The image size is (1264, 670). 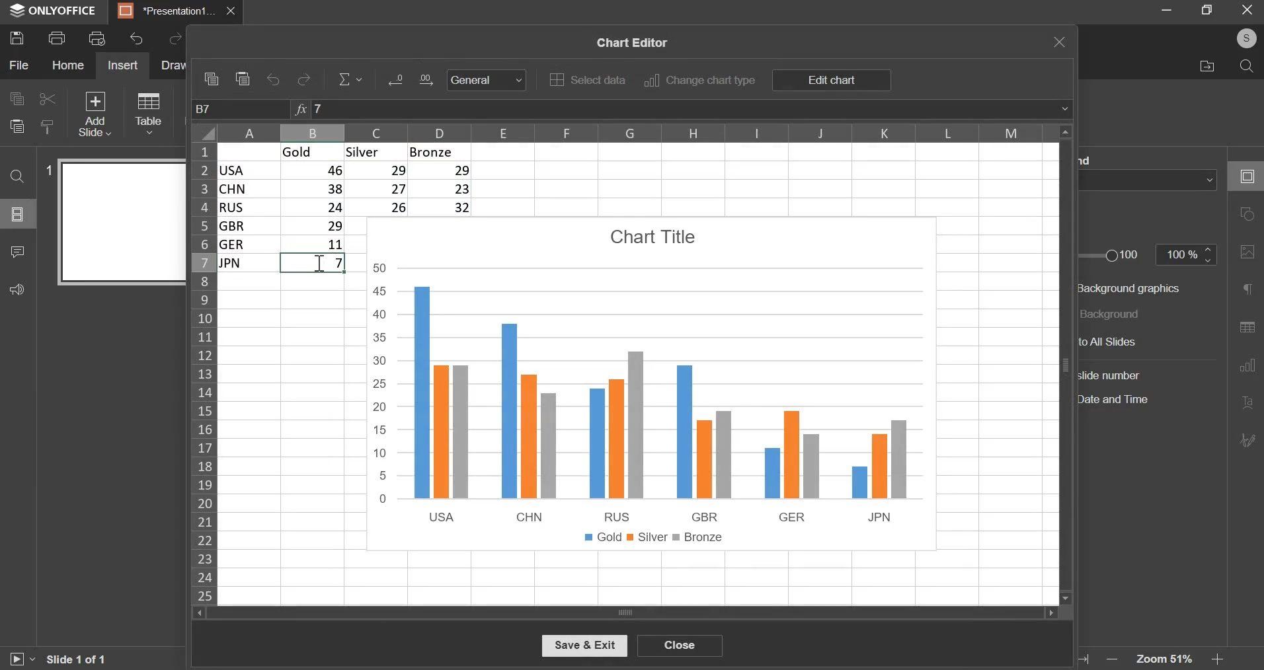 I want to click on signature, so click(x=1247, y=440).